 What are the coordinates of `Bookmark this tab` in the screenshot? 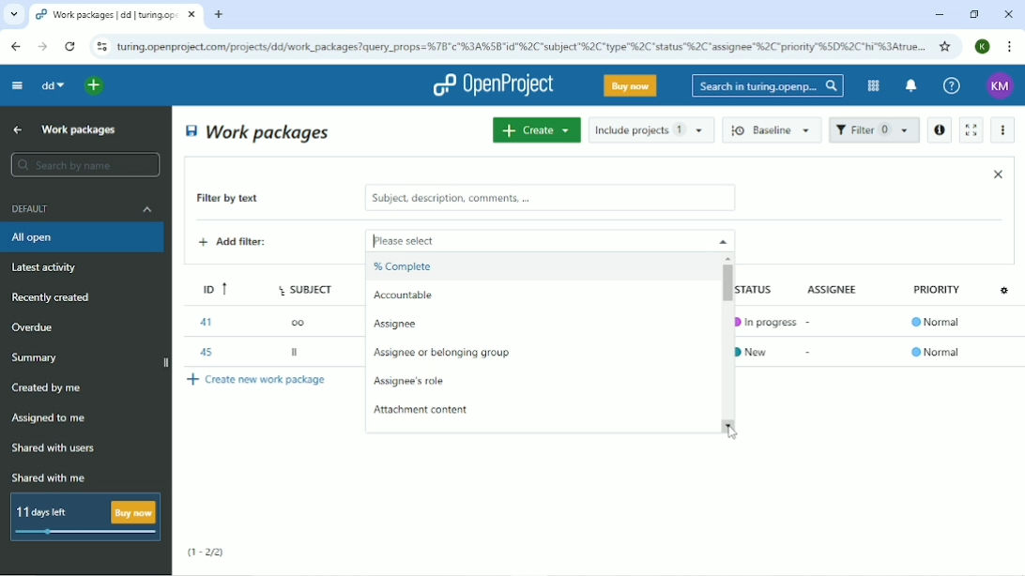 It's located at (945, 46).